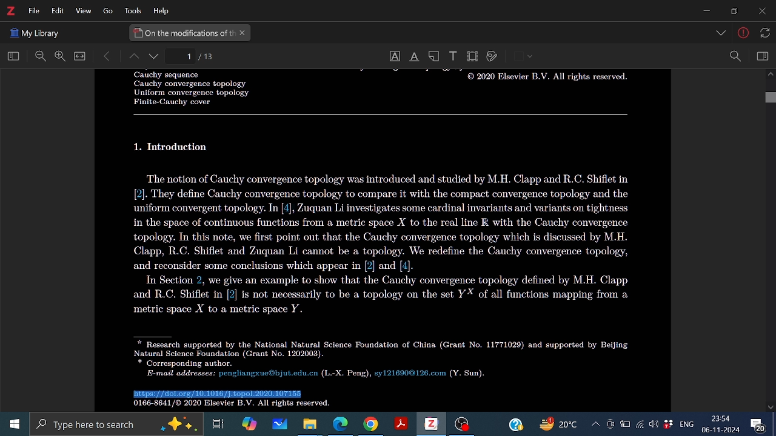 This screenshot has height=436, width=776. Describe the element at coordinates (59, 56) in the screenshot. I see `Zoom in` at that location.